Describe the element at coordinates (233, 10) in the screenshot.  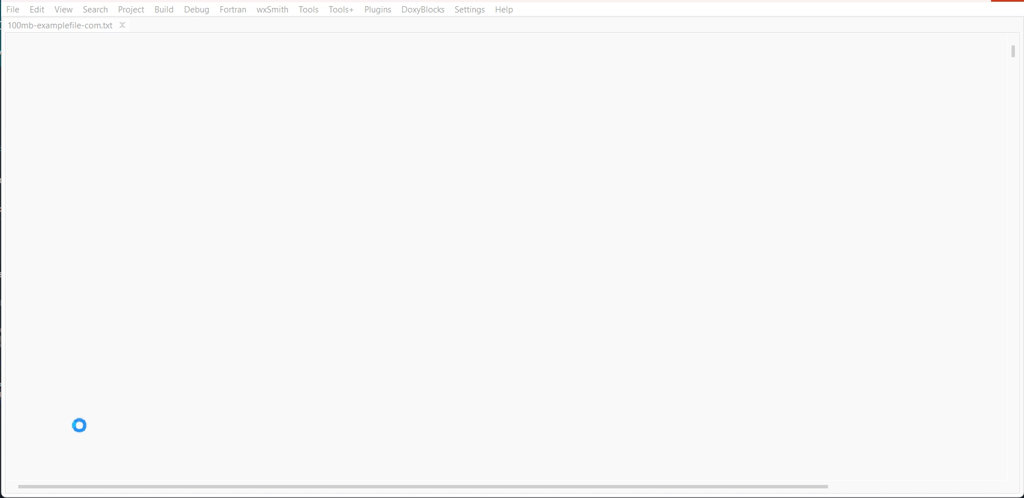
I see `Fortran` at that location.